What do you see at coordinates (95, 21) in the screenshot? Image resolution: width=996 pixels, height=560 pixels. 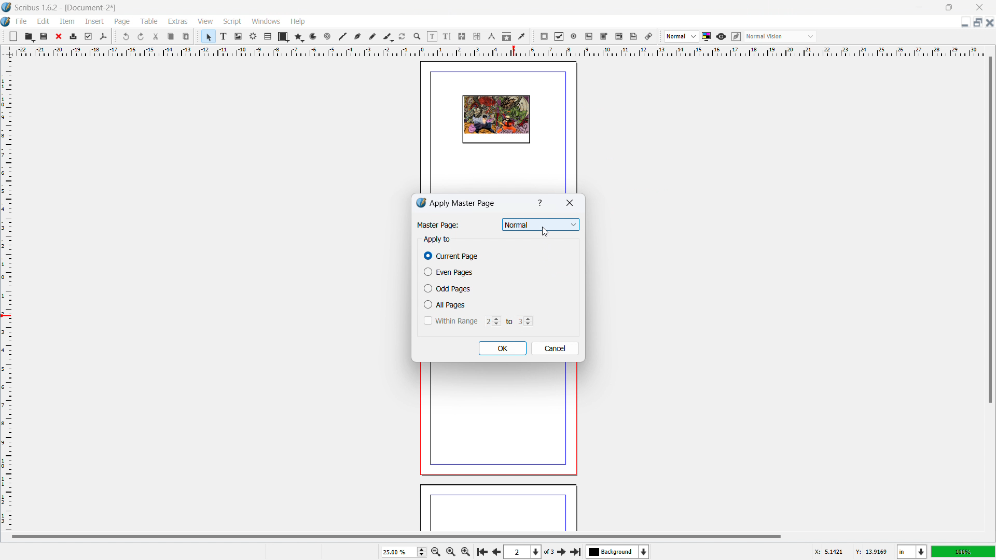 I see `insert` at bounding box center [95, 21].